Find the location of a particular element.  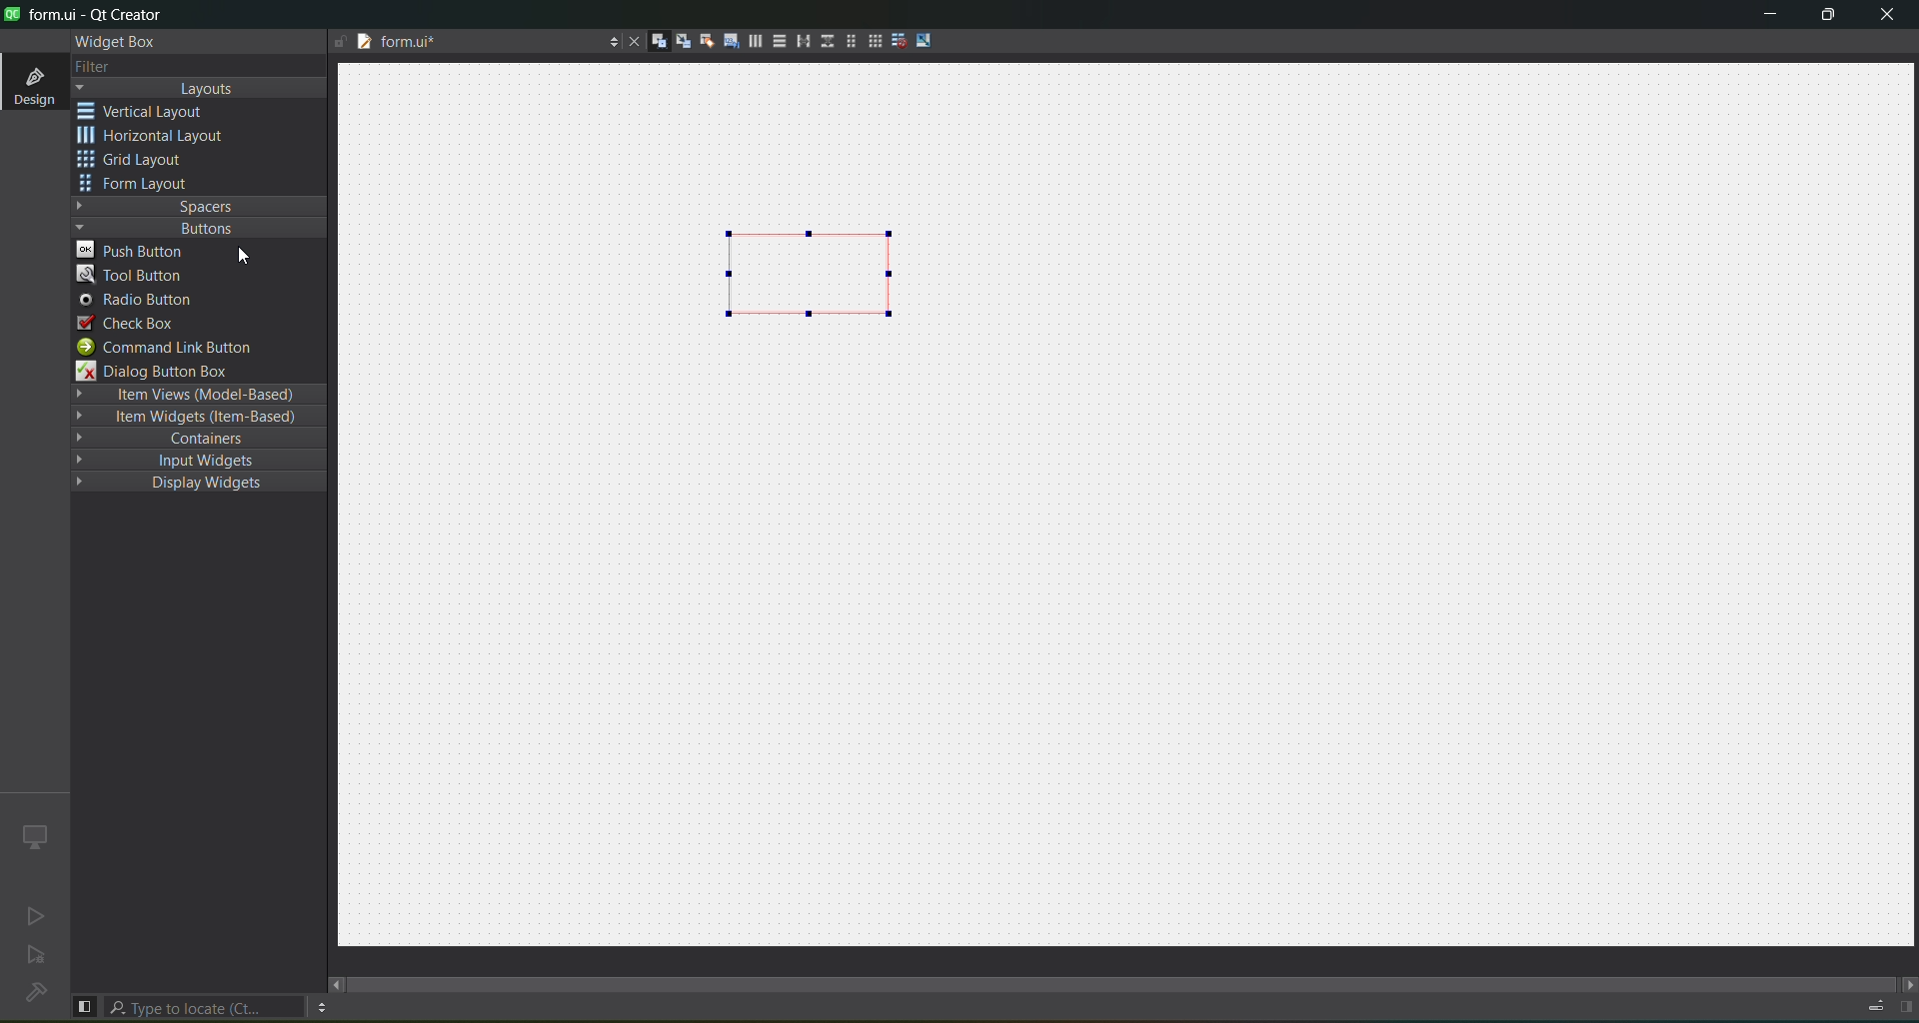

vertical splitter is located at coordinates (825, 40).